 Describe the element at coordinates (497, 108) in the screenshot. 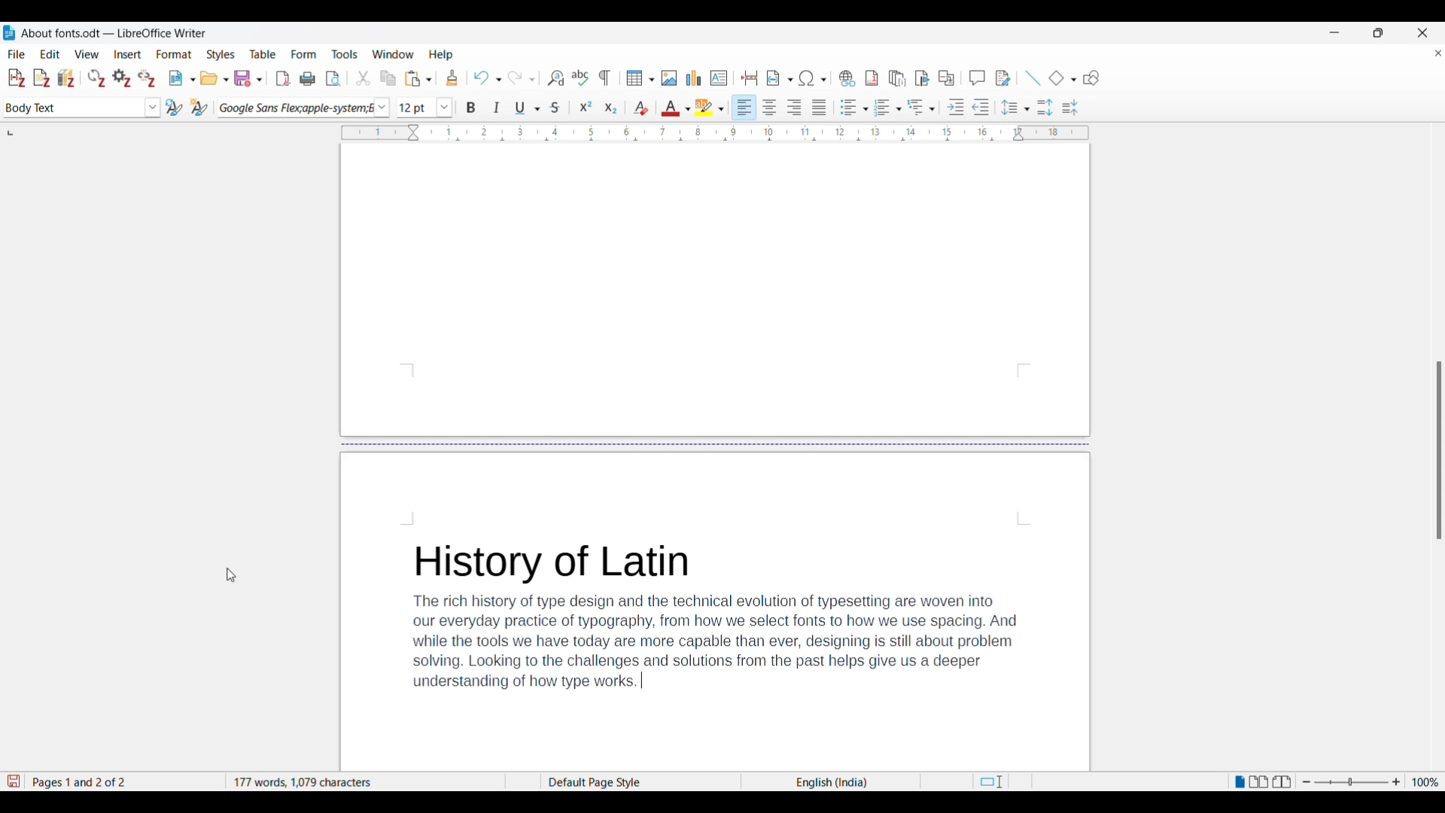

I see `Italics` at that location.